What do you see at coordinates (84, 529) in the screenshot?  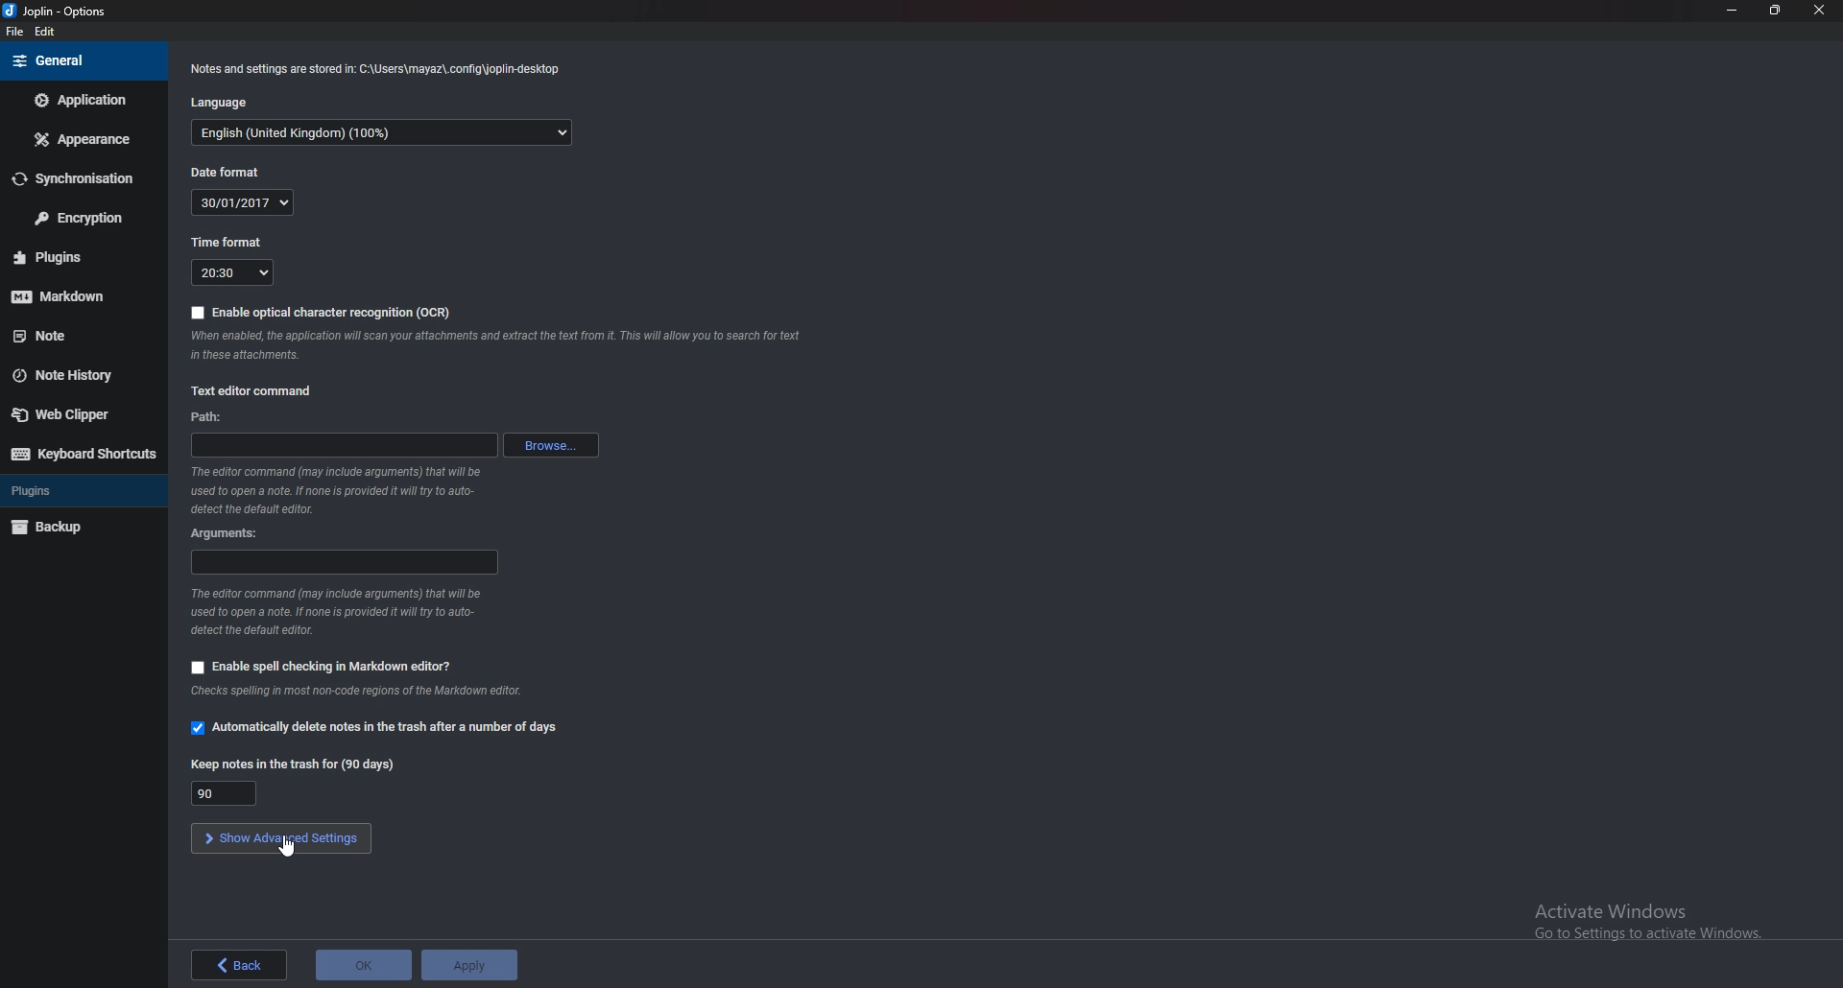 I see `Back up` at bounding box center [84, 529].